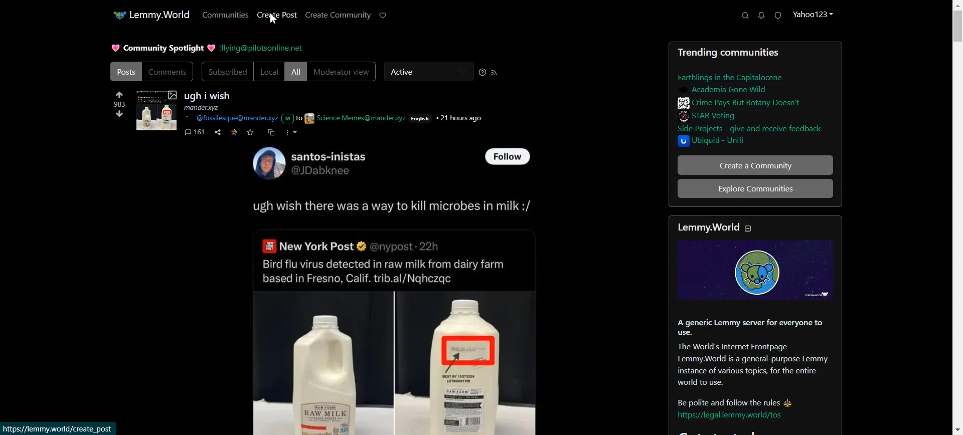  Describe the element at coordinates (274, 19) in the screenshot. I see `Cursor` at that location.